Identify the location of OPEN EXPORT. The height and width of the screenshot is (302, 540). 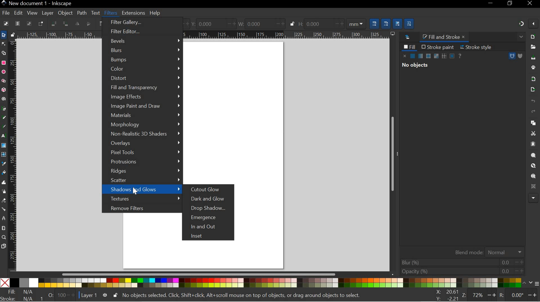
(532, 90).